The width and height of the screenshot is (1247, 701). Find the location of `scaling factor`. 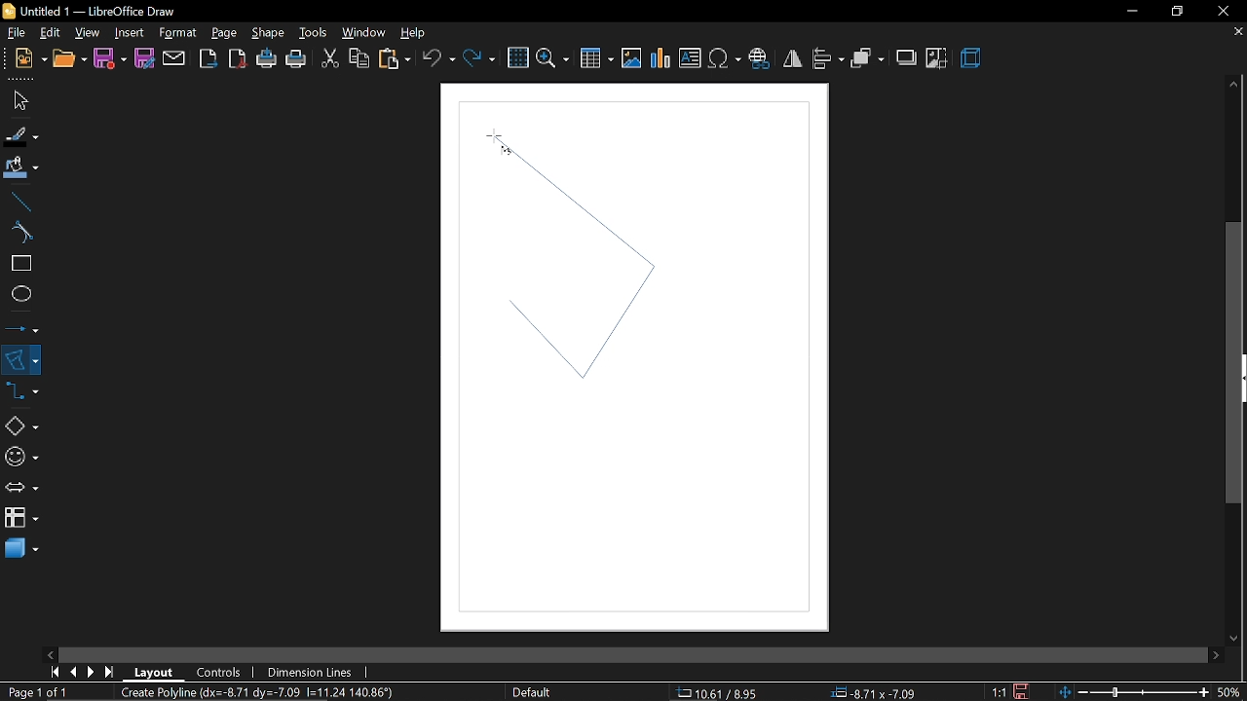

scaling factor is located at coordinates (1003, 691).